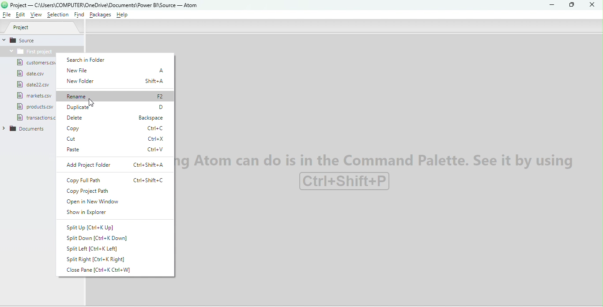  I want to click on Packages, so click(99, 15).